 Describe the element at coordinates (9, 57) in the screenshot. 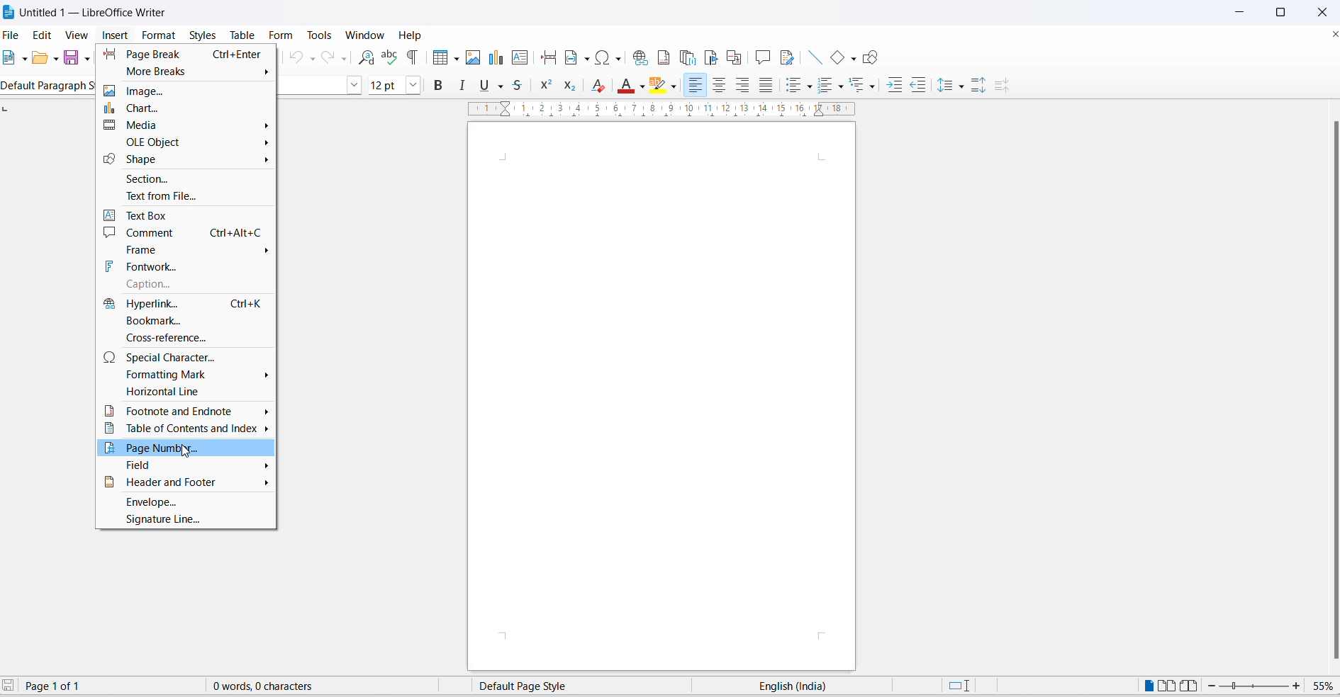

I see `new file` at that location.